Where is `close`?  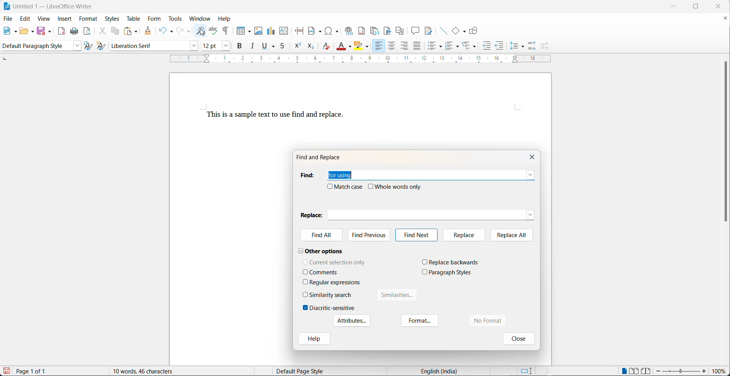 close is located at coordinates (517, 338).